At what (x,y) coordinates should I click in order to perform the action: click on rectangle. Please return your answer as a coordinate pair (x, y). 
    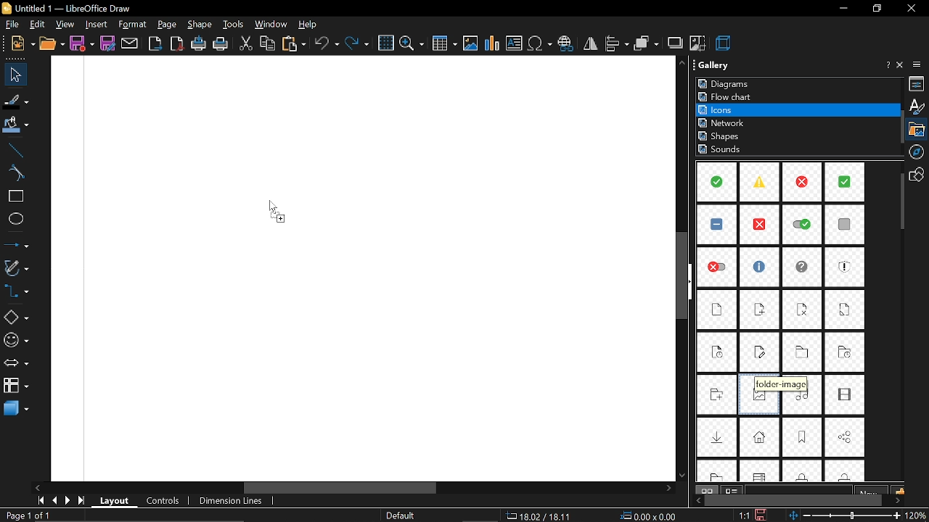
    Looking at the image, I should click on (13, 196).